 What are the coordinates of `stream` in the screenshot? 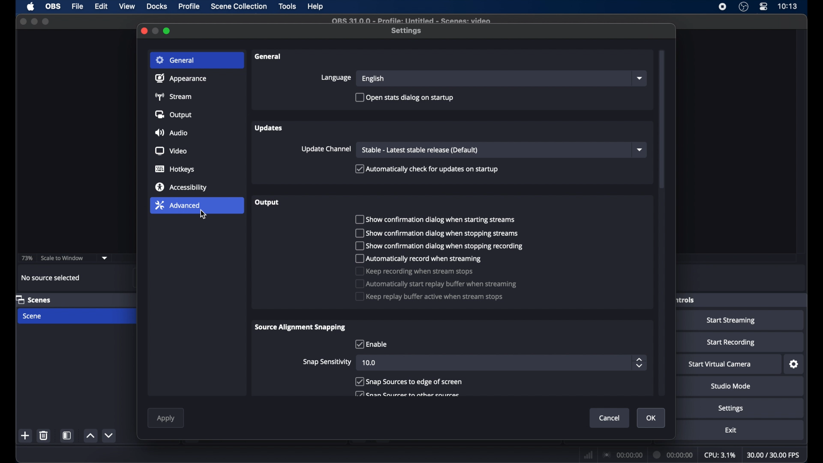 It's located at (173, 96).